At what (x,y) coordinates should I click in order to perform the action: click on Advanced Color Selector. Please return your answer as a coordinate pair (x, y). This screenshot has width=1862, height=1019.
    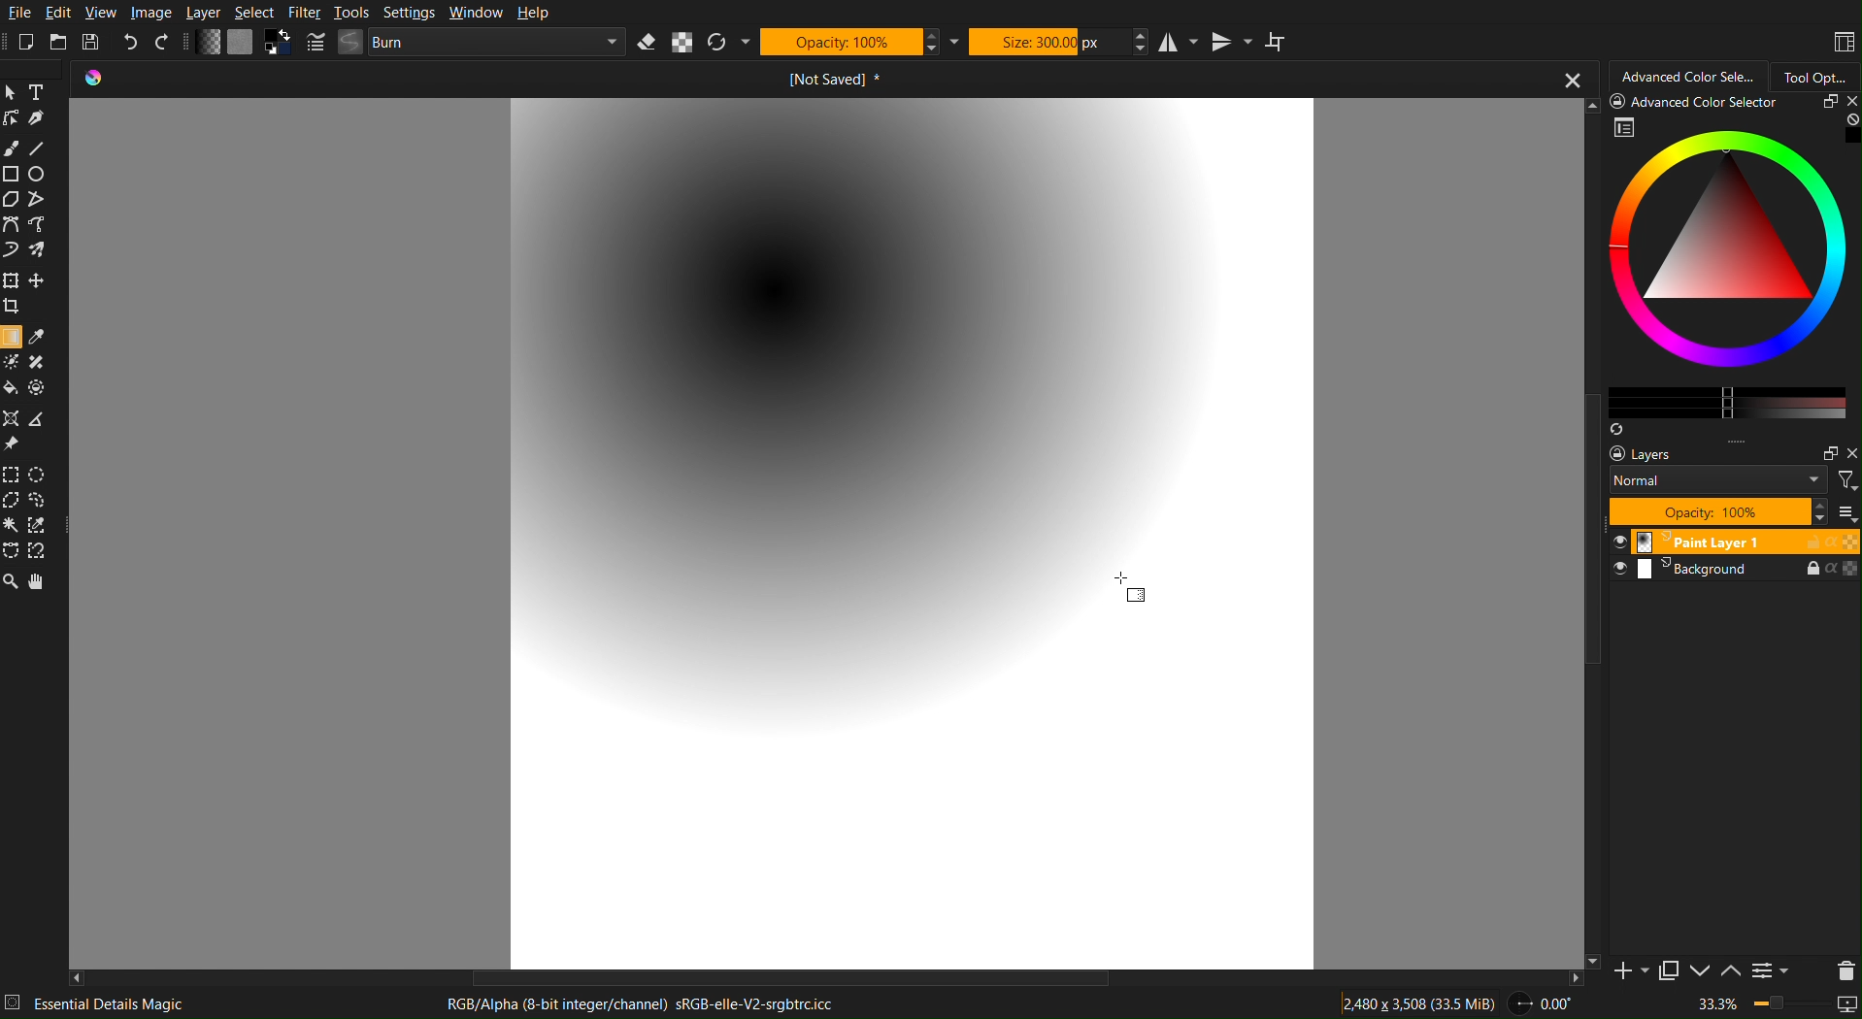
    Looking at the image, I should click on (1683, 76).